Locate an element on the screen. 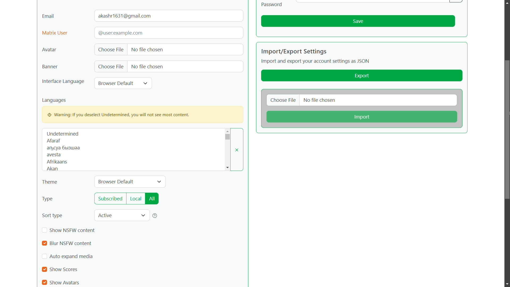 The width and height of the screenshot is (510, 287). dropdown is located at coordinates (146, 83).